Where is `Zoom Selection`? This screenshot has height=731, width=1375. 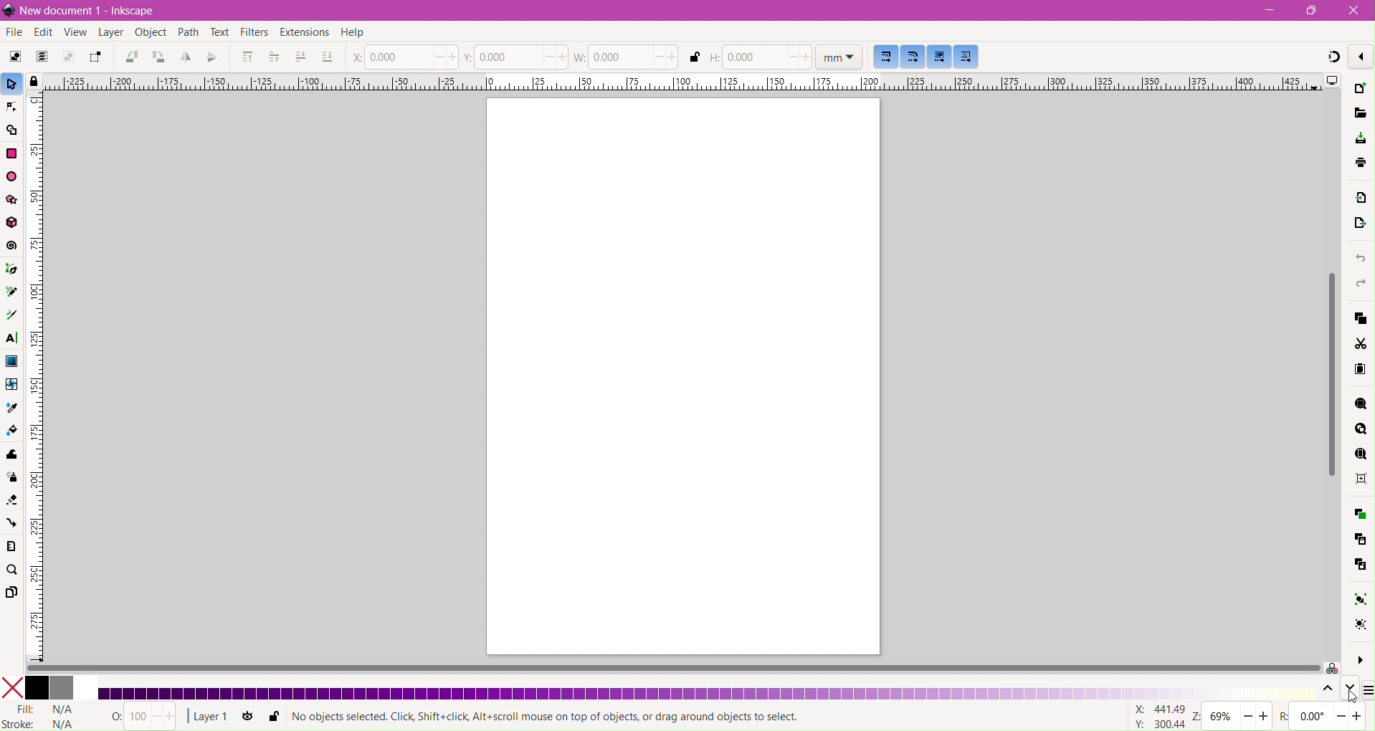 Zoom Selection is located at coordinates (1359, 405).